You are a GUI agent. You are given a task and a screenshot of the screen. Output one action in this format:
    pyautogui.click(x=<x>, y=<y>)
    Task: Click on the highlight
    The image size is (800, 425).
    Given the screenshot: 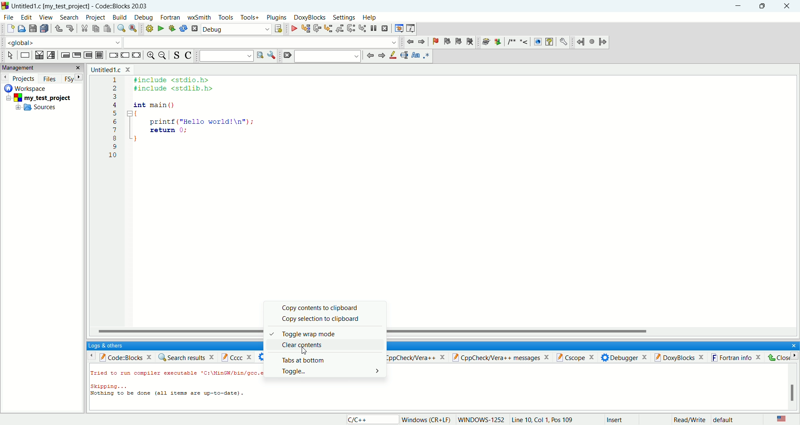 What is the action you would take?
    pyautogui.click(x=393, y=56)
    